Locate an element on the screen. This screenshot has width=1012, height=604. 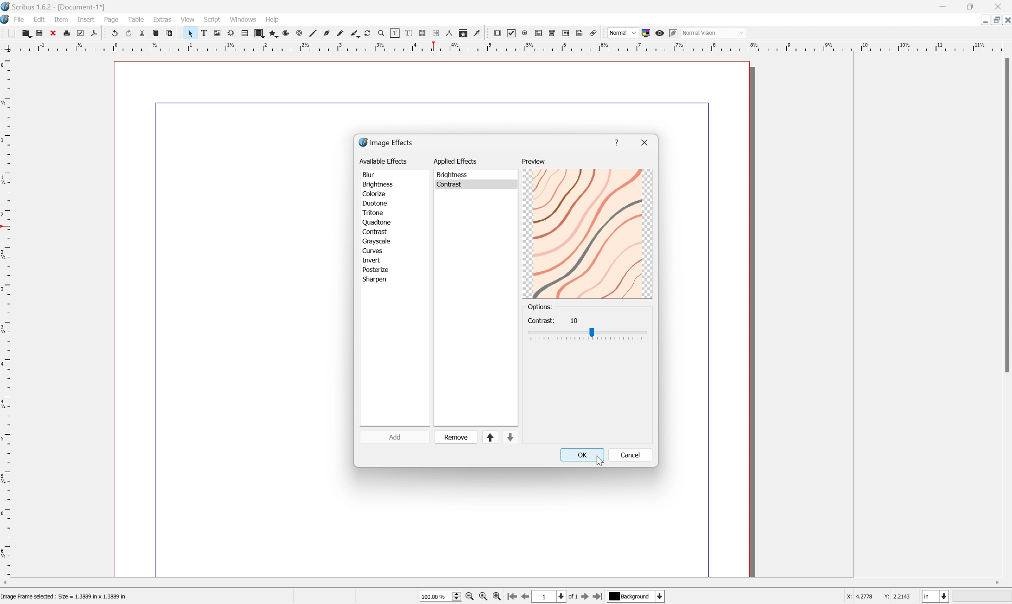
blur is located at coordinates (371, 173).